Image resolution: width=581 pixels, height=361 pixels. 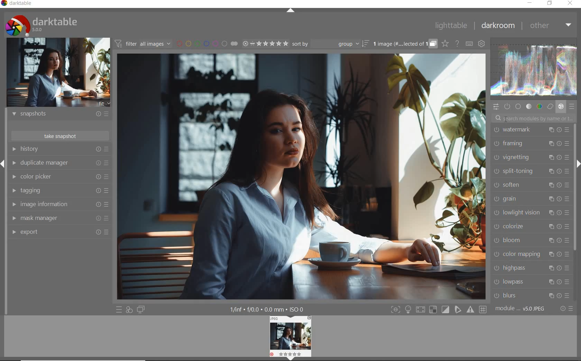 What do you see at coordinates (533, 118) in the screenshot?
I see `search modules by name` at bounding box center [533, 118].